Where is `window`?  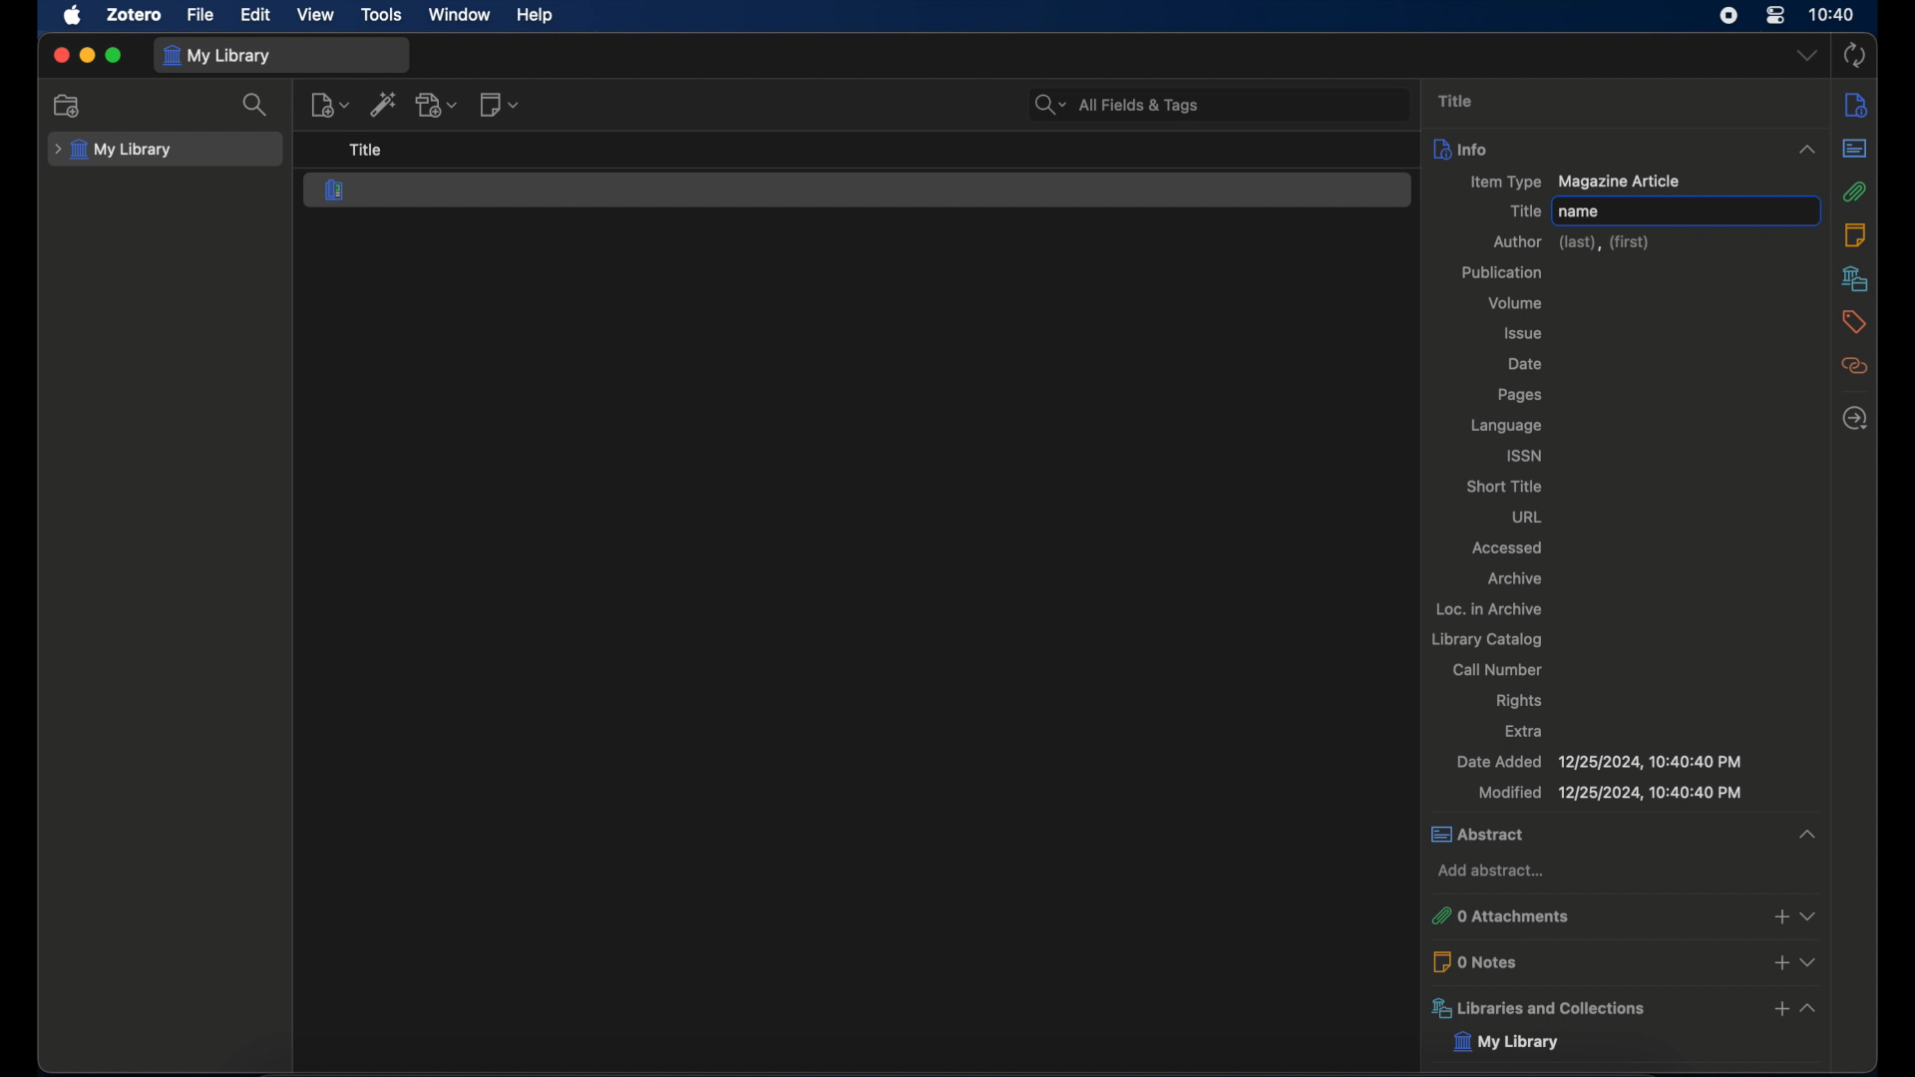 window is located at coordinates (461, 15).